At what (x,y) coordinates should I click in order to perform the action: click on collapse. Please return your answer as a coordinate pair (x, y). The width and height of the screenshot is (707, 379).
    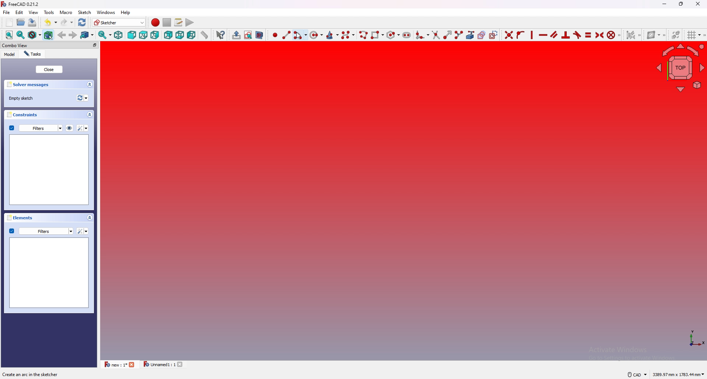
    Looking at the image, I should click on (90, 85).